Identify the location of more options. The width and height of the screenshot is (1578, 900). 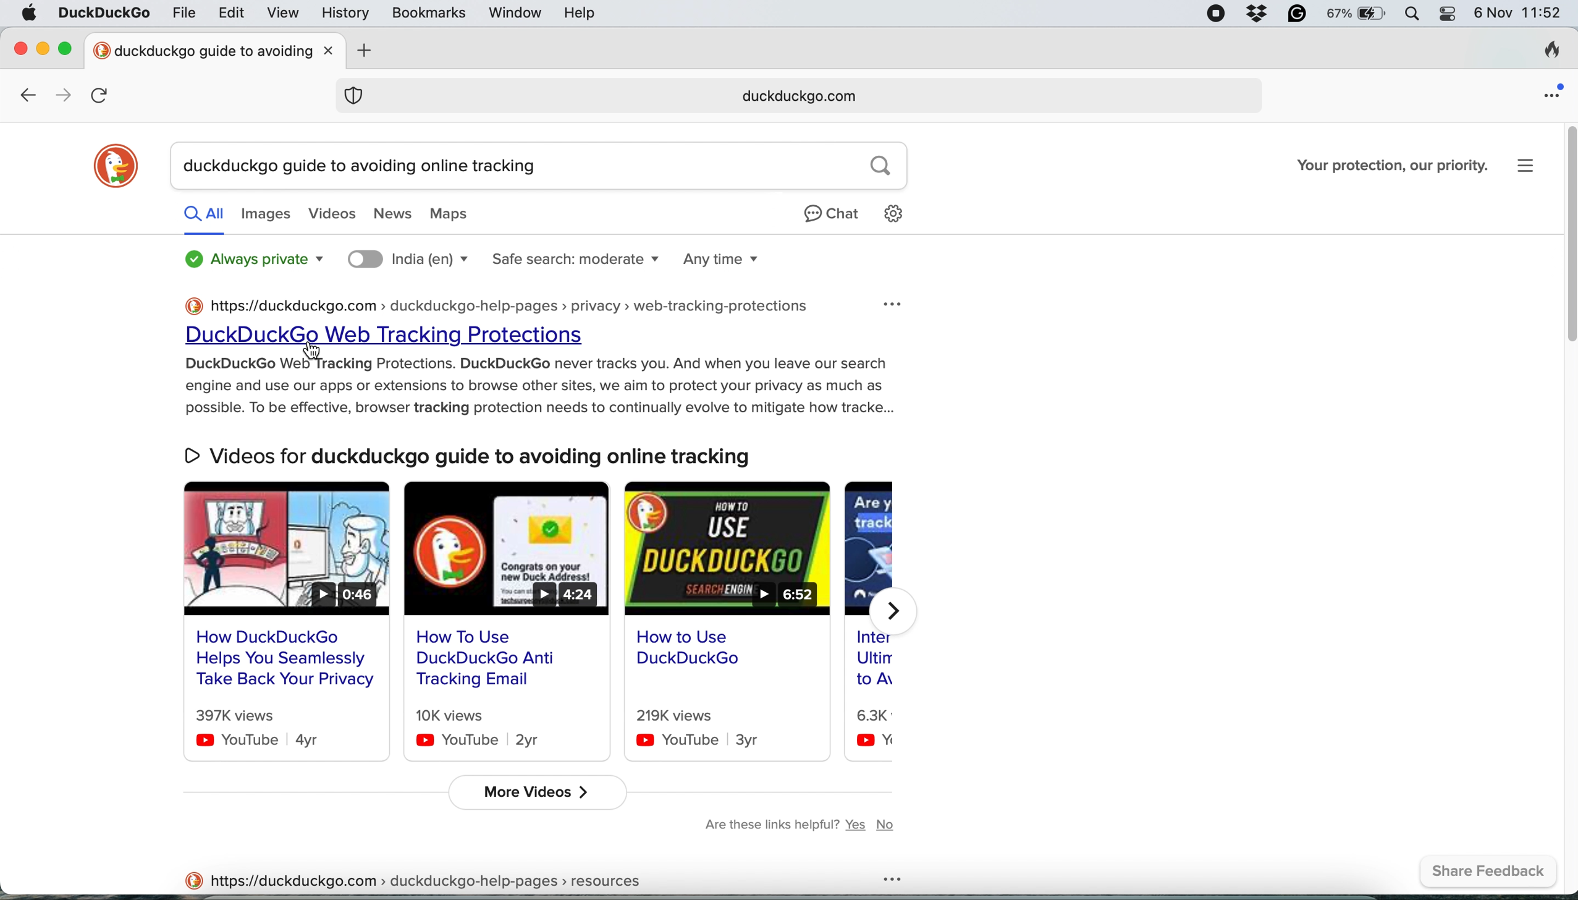
(1520, 165).